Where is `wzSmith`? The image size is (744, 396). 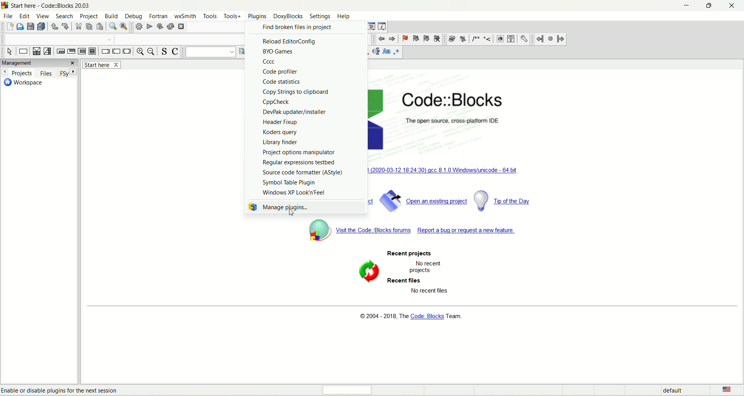
wzSmith is located at coordinates (186, 16).